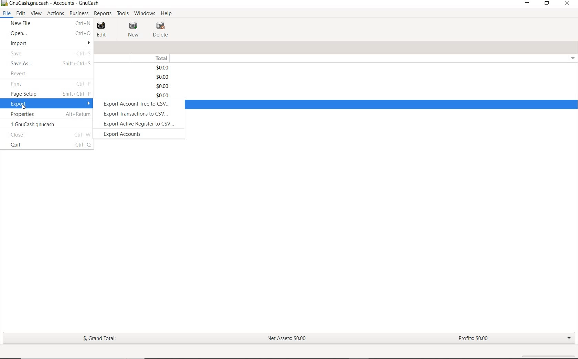  What do you see at coordinates (82, 23) in the screenshot?
I see `ctrl+n` at bounding box center [82, 23].